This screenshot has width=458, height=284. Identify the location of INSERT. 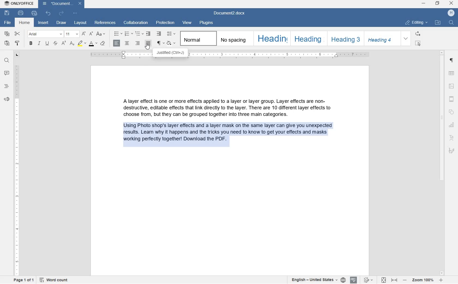
(44, 23).